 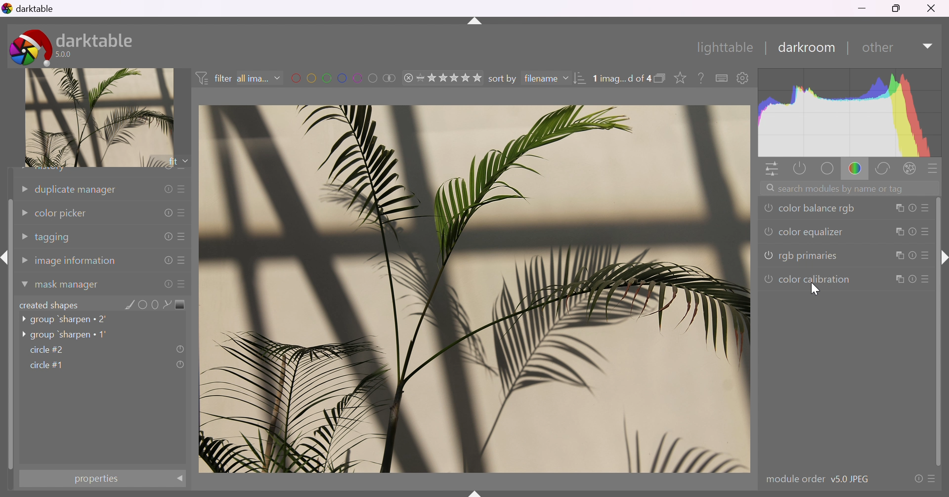 I want to click on image preview, so click(x=100, y=119).